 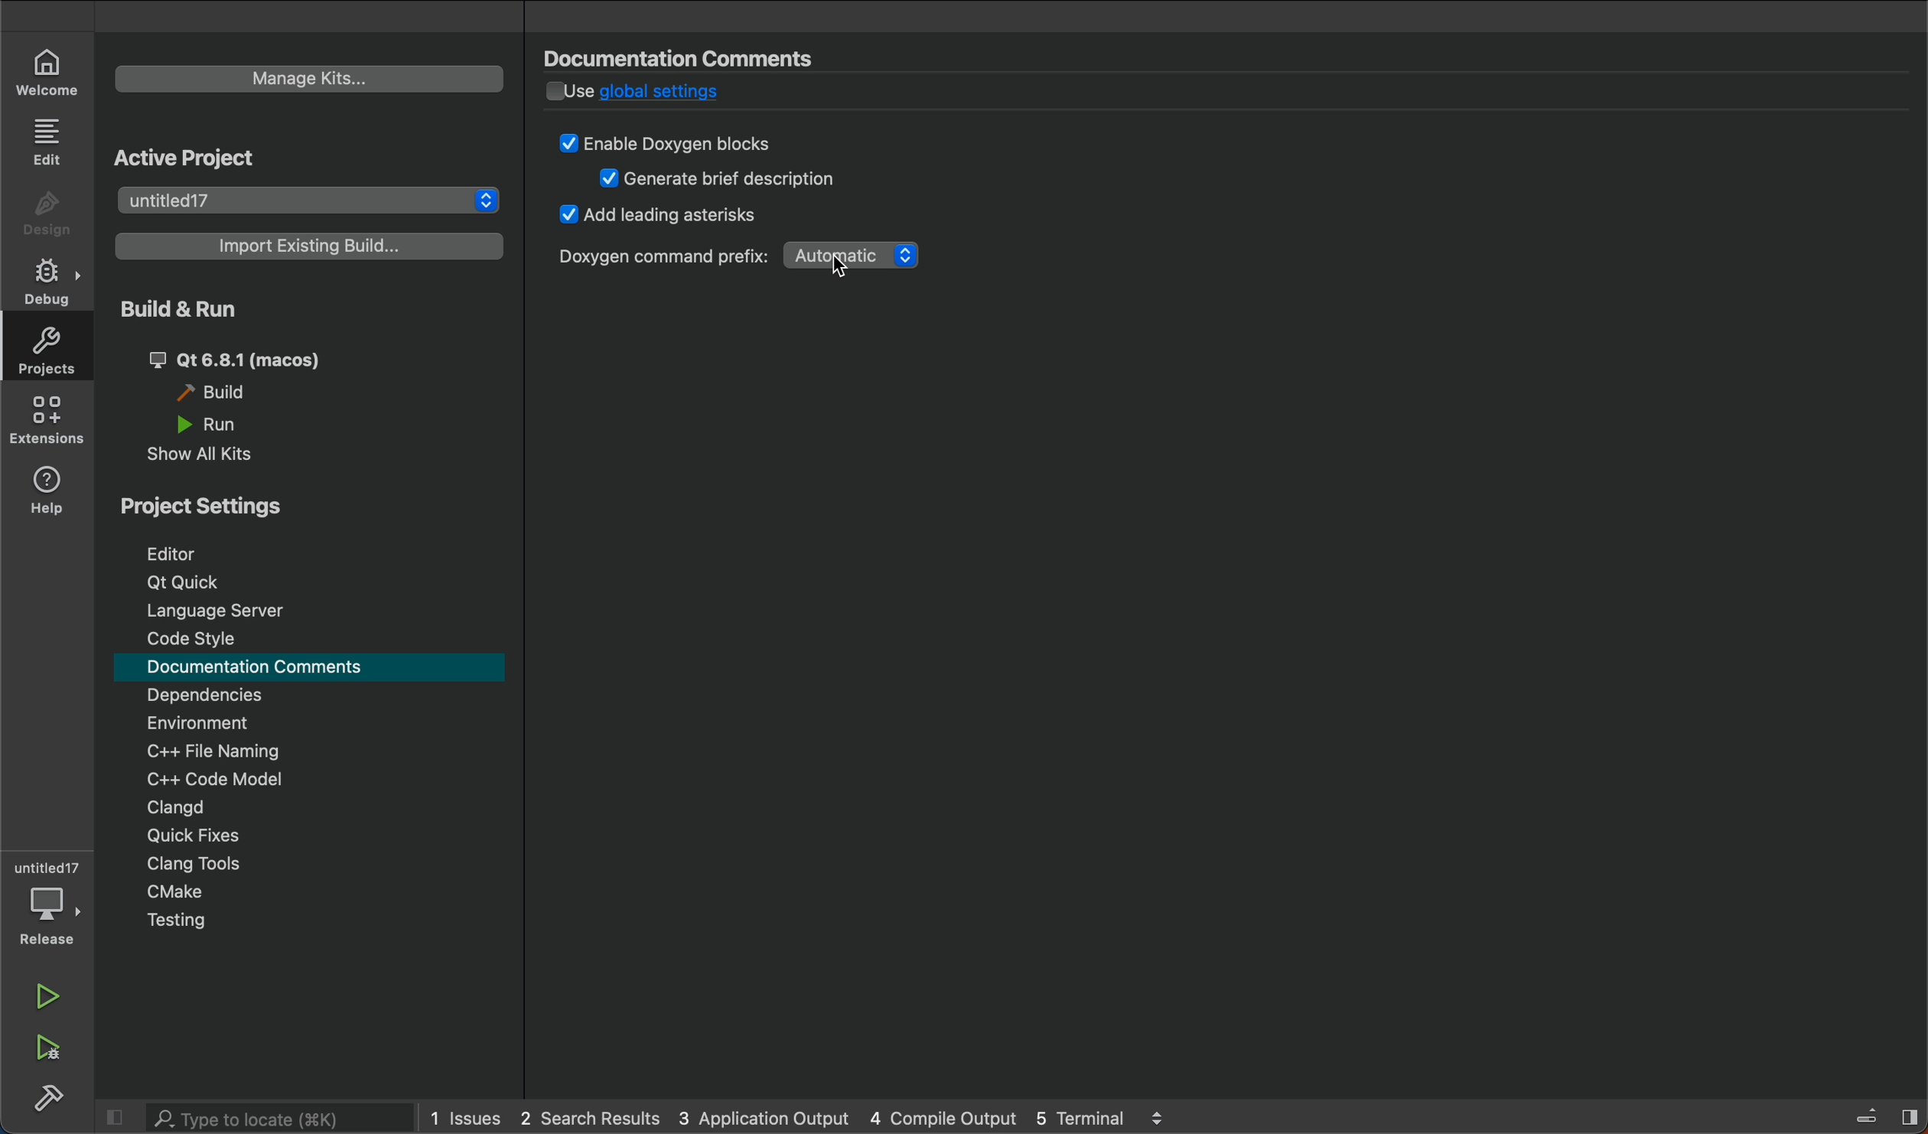 I want to click on environment, so click(x=198, y=721).